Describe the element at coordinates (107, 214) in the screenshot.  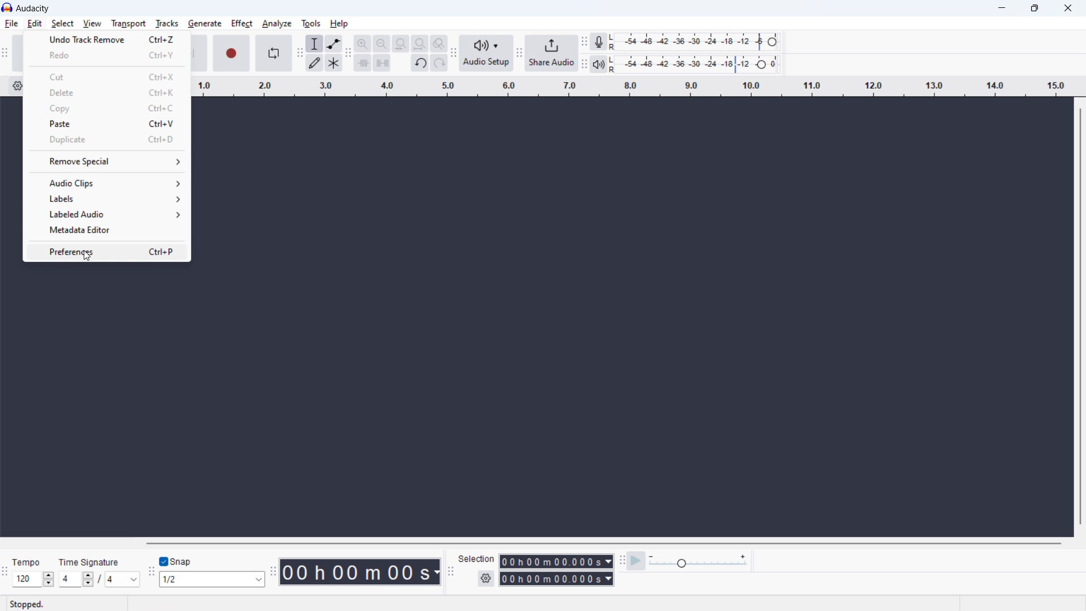
I see `labeled audio` at that location.